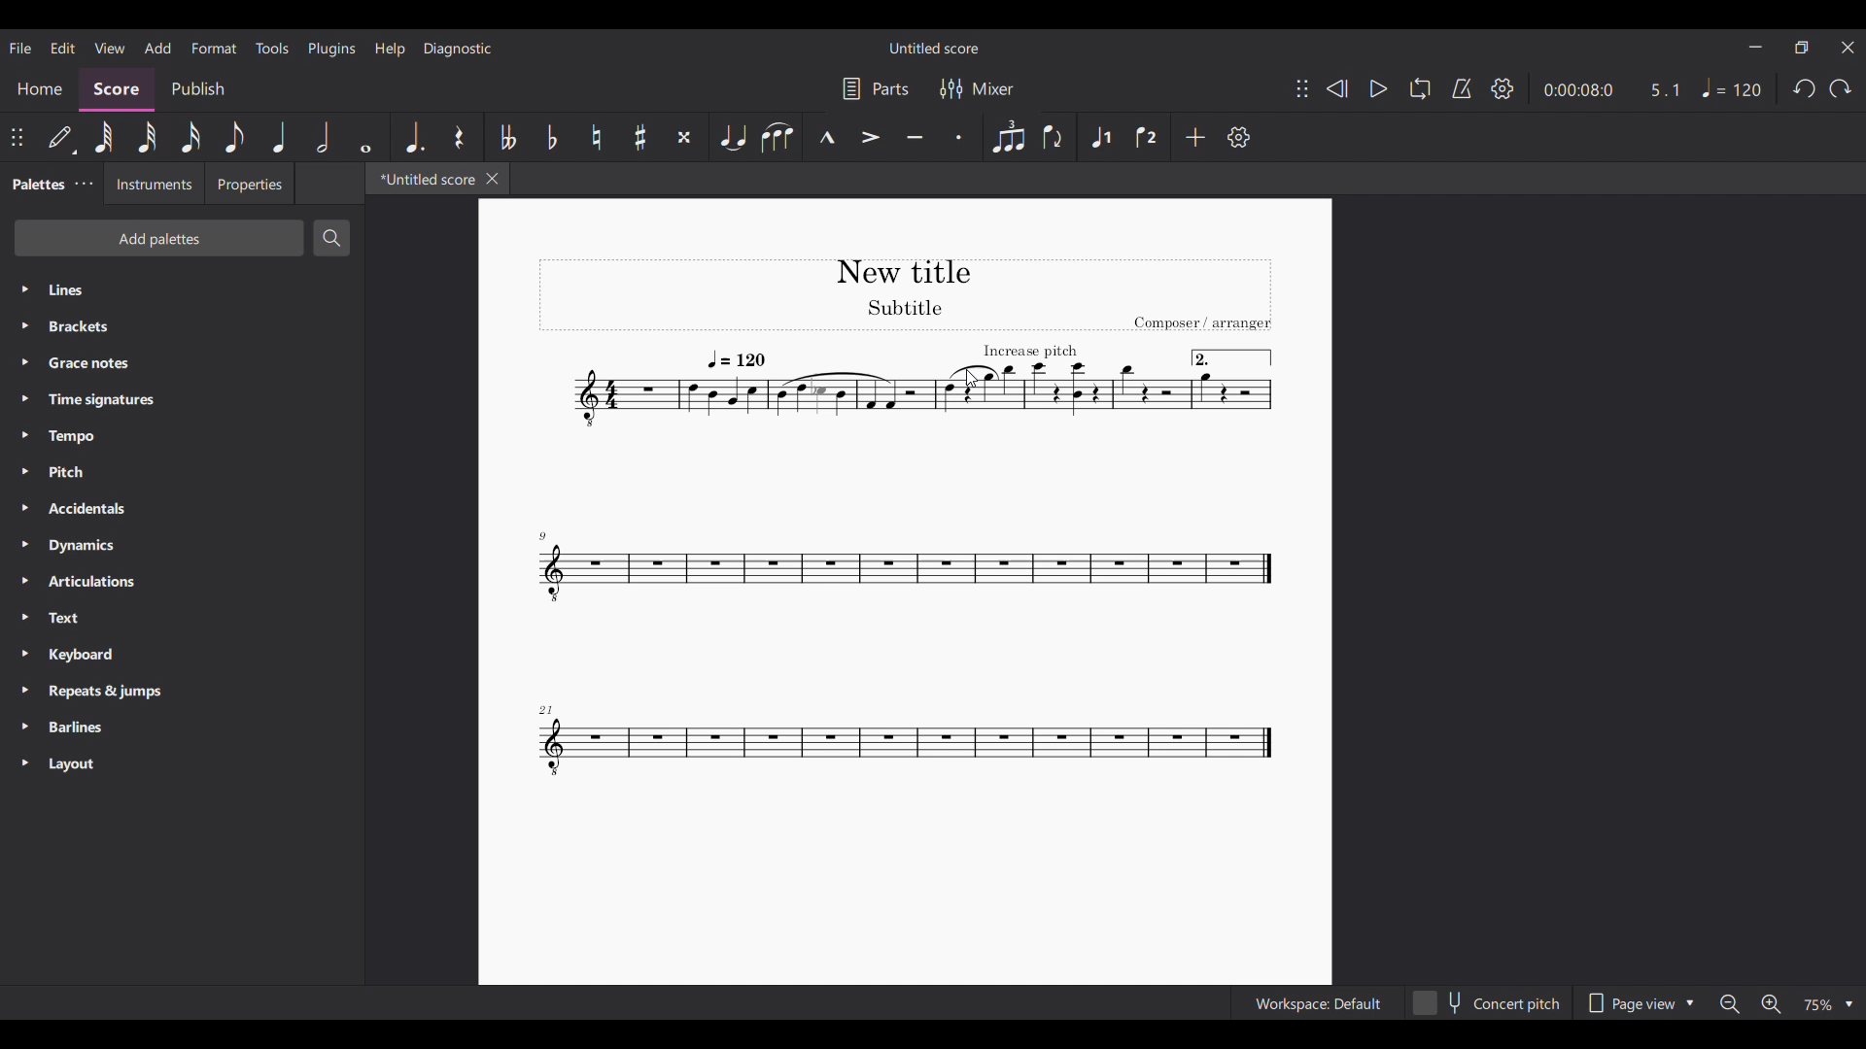 The height and width of the screenshot is (1049, 1866). I want to click on Metronome, so click(1462, 88).